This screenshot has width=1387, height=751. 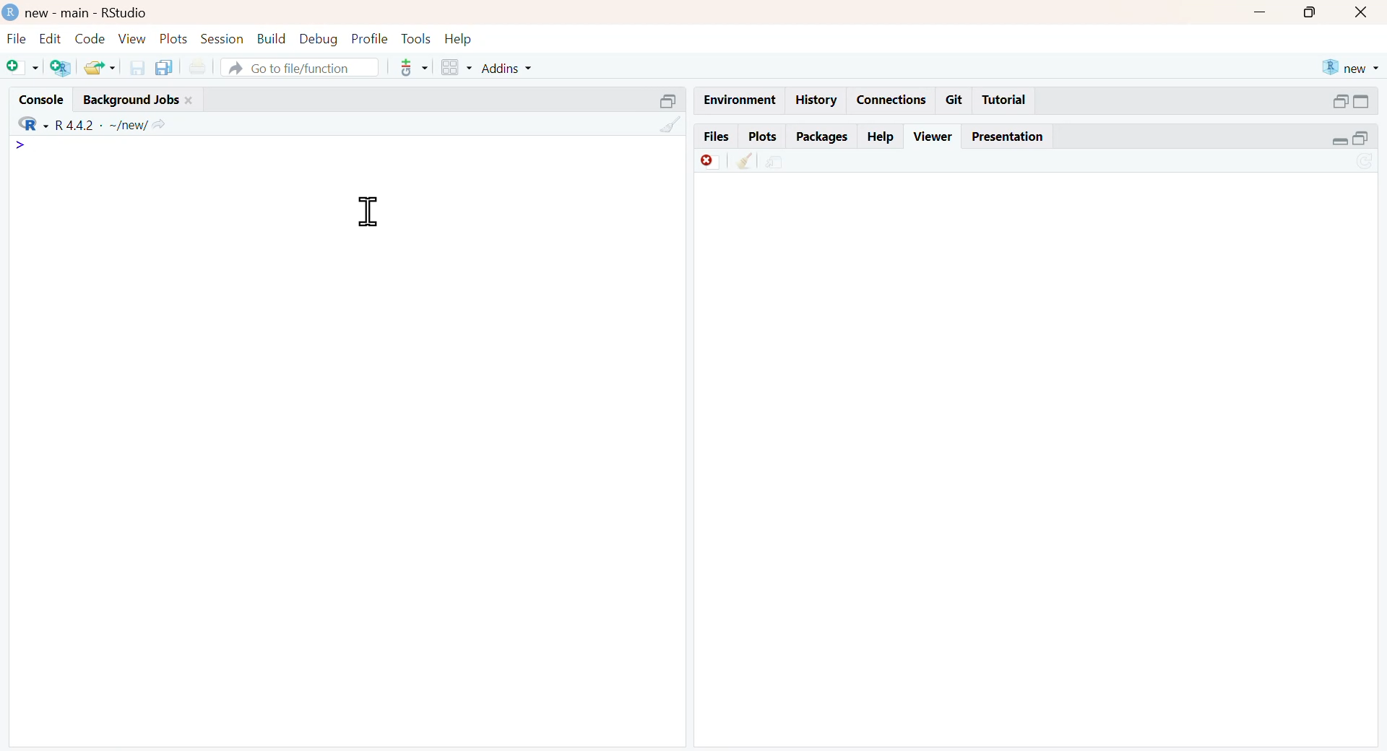 I want to click on Profile, so click(x=367, y=37).